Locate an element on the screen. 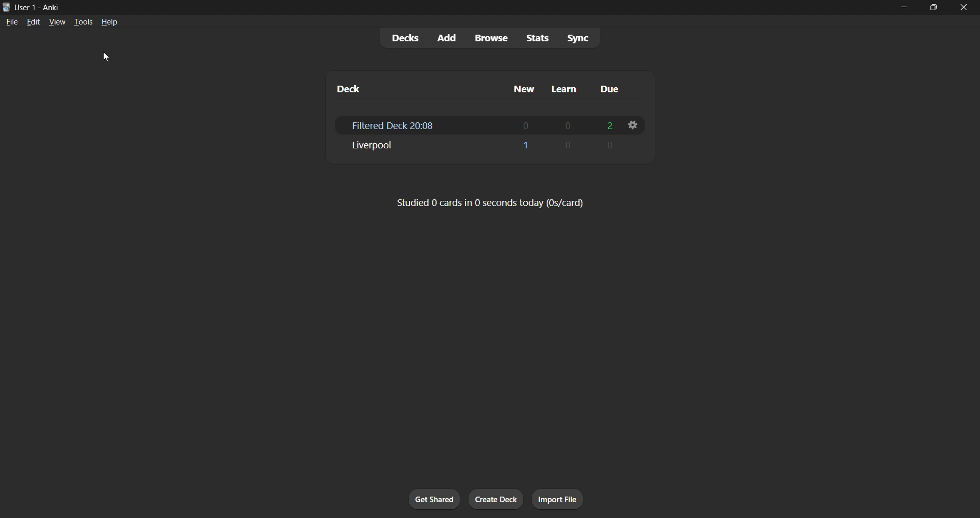 Image resolution: width=980 pixels, height=518 pixels. browse is located at coordinates (489, 38).